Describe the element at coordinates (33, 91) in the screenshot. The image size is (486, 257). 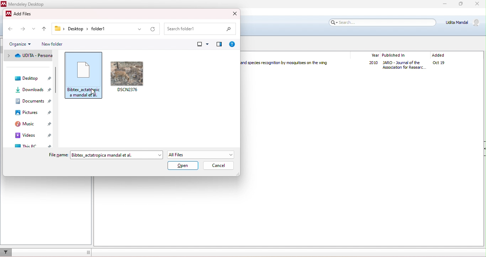
I see `downloads` at that location.